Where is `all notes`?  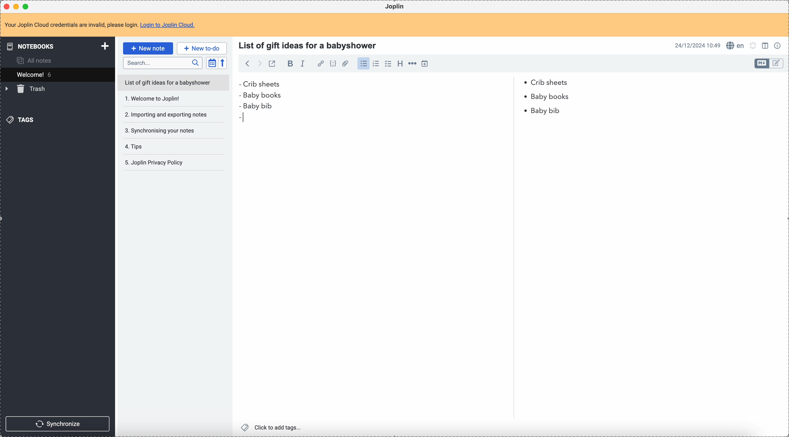
all notes is located at coordinates (35, 60).